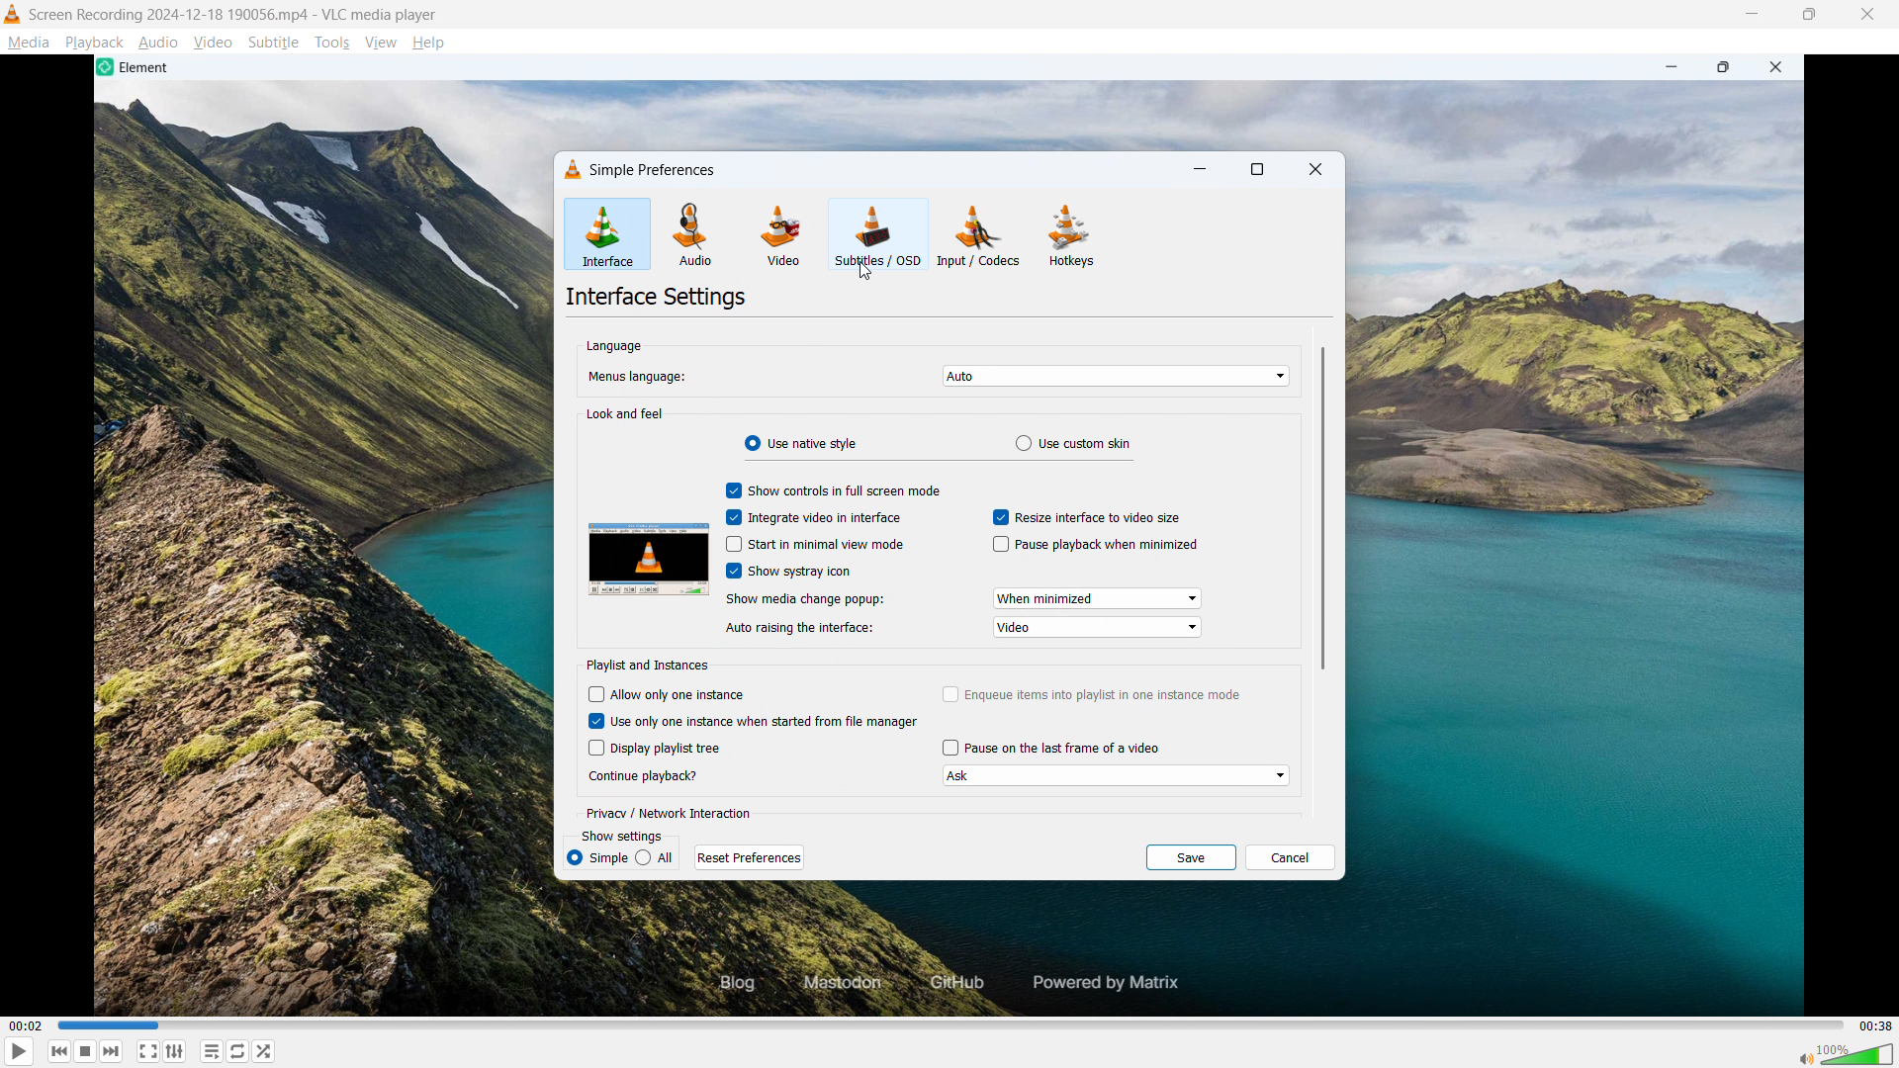 Image resolution: width=1899 pixels, height=1068 pixels. What do you see at coordinates (212, 1051) in the screenshot?
I see `Toggle playlist ` at bounding box center [212, 1051].